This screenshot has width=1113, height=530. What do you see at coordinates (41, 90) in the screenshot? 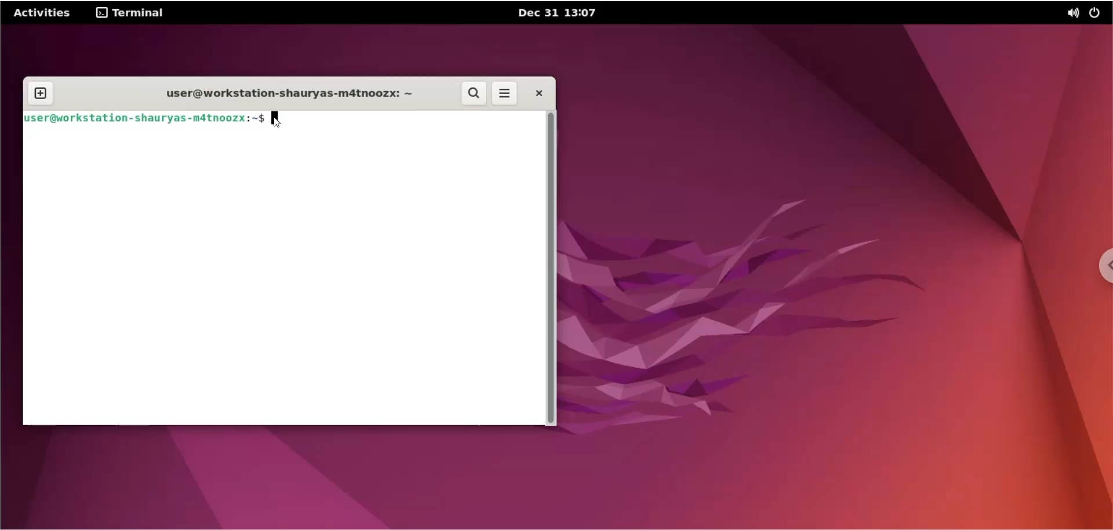
I see `new tab` at bounding box center [41, 90].